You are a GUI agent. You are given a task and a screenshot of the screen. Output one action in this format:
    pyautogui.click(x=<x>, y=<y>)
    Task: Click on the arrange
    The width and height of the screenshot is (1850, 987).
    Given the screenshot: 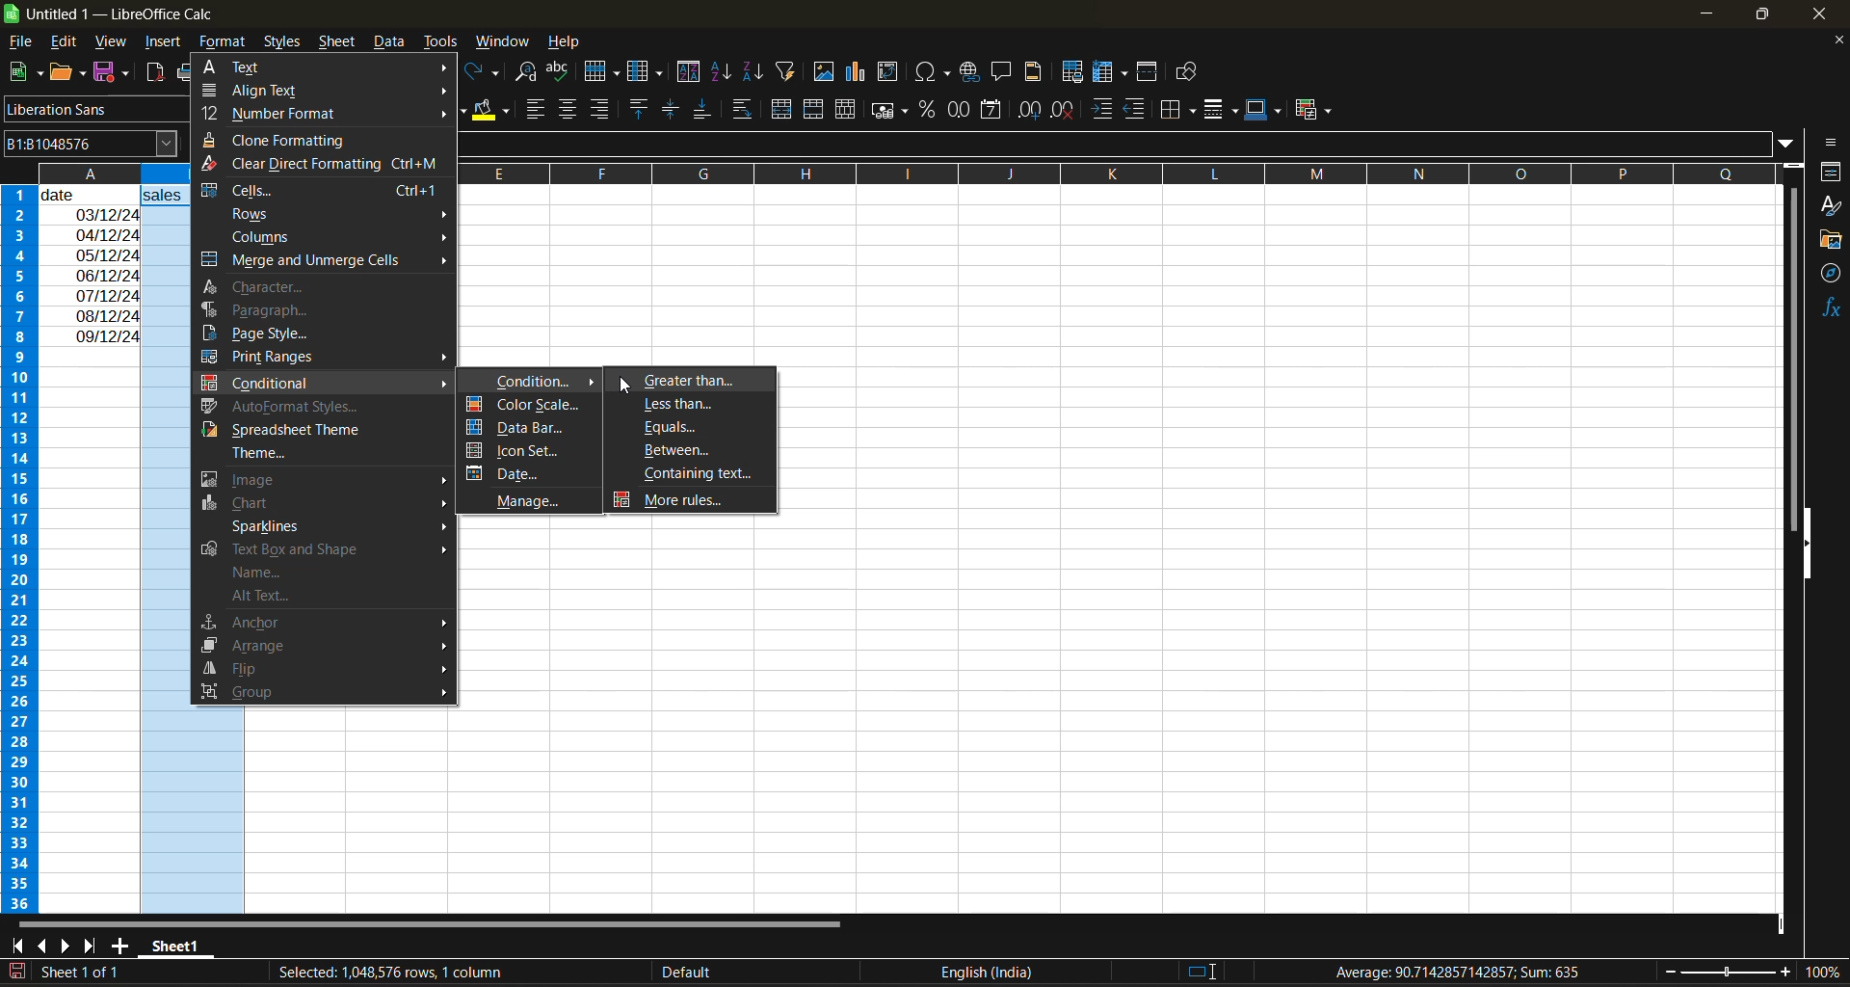 What is the action you would take?
    pyautogui.click(x=324, y=646)
    